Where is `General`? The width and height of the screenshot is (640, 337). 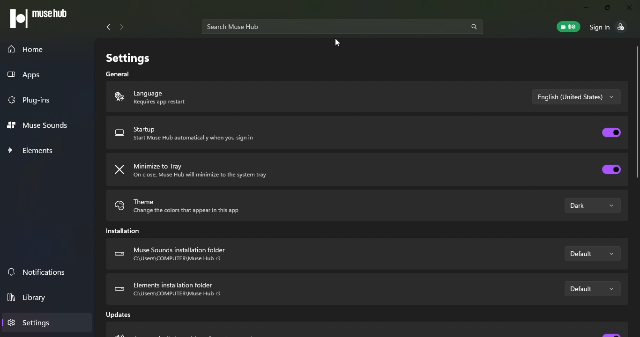
General is located at coordinates (120, 74).